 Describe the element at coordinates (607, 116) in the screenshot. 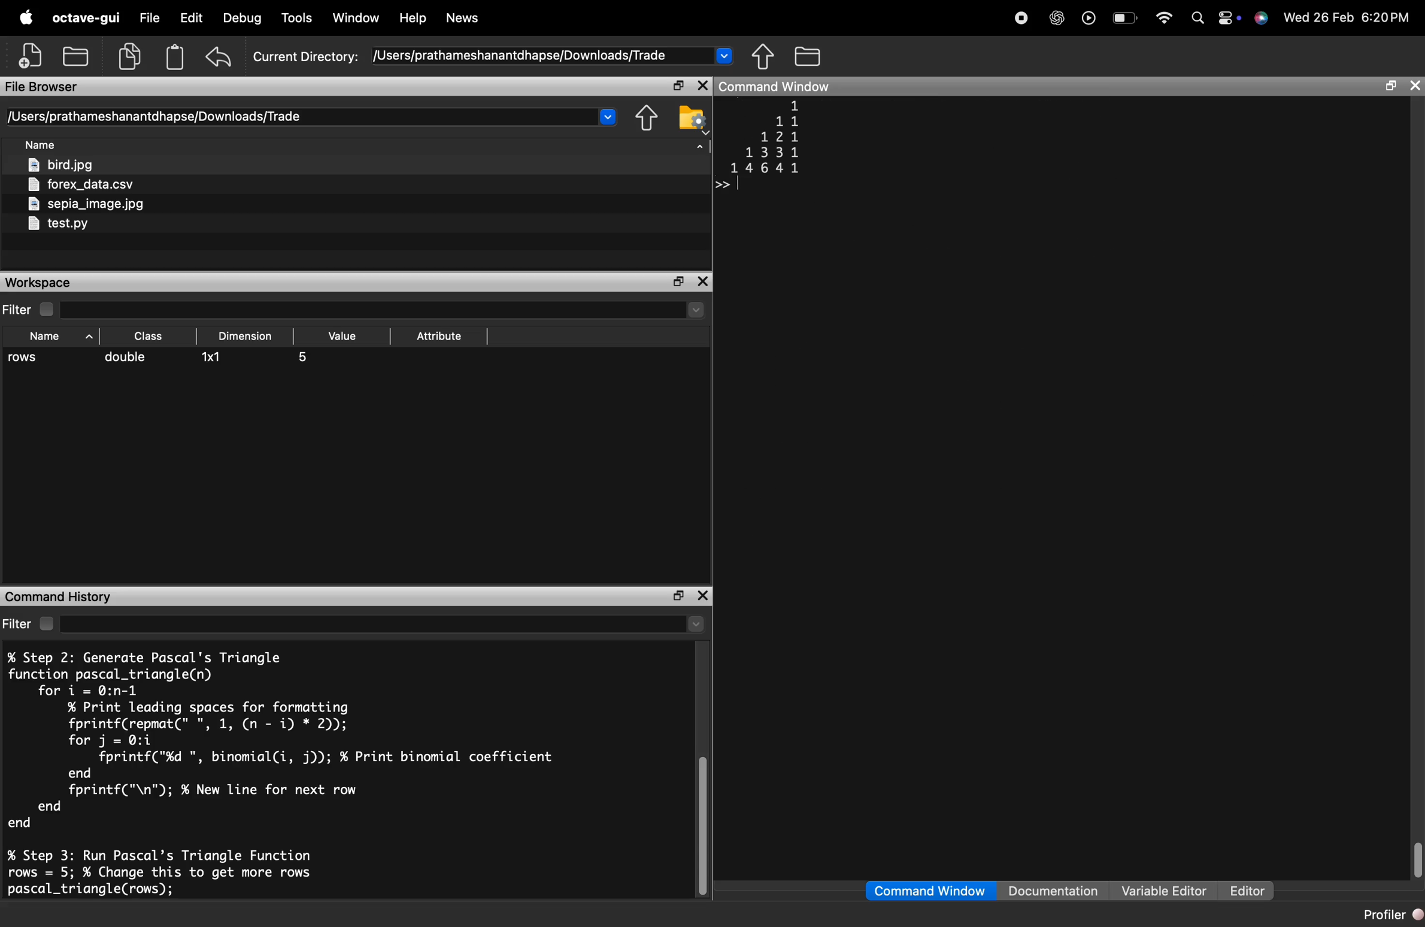

I see `dropdown` at that location.